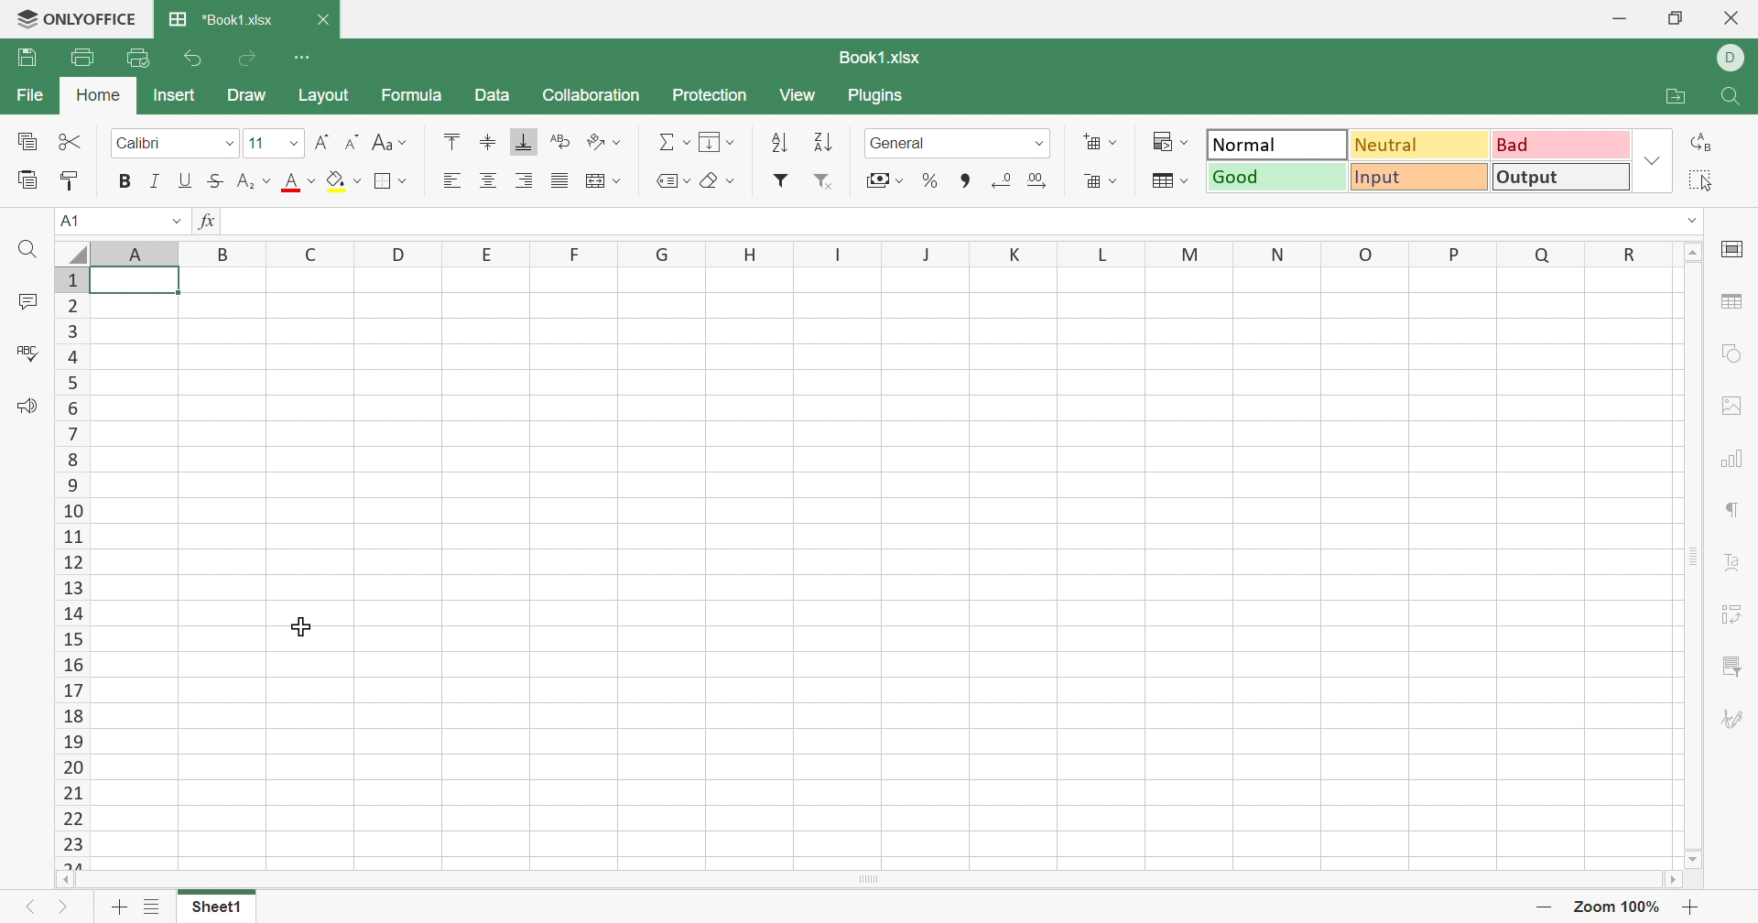 The width and height of the screenshot is (1758, 923). Describe the element at coordinates (489, 181) in the screenshot. I see `Align Center` at that location.